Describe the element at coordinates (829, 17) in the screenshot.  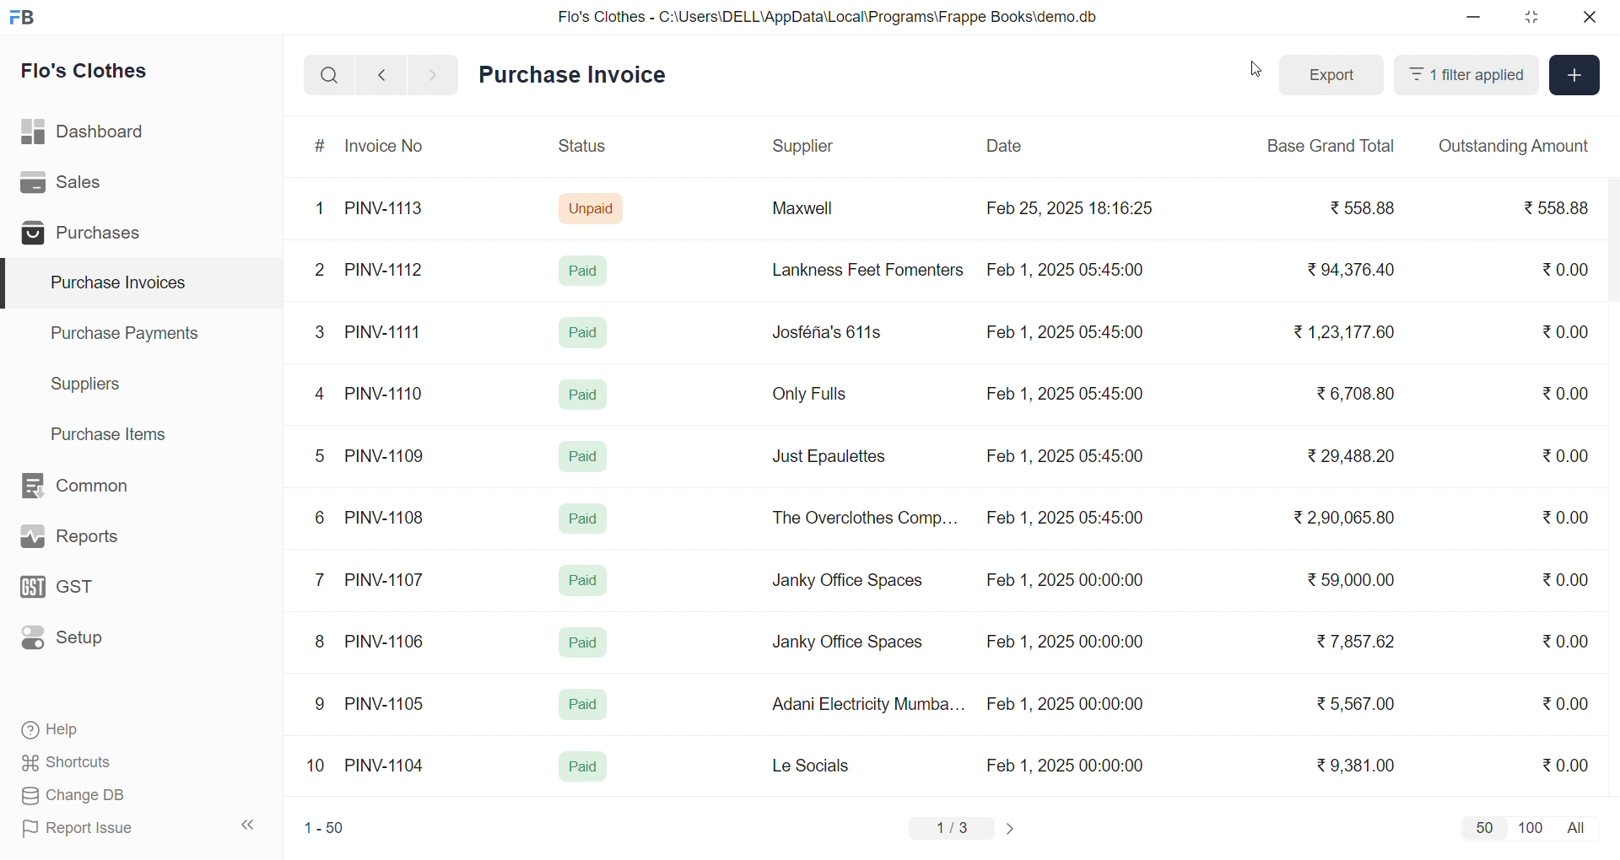
I see `Flo's Clothes - C:\Users\DELL\AppData\Local\Programs\Frappe Books\demo.db` at that location.